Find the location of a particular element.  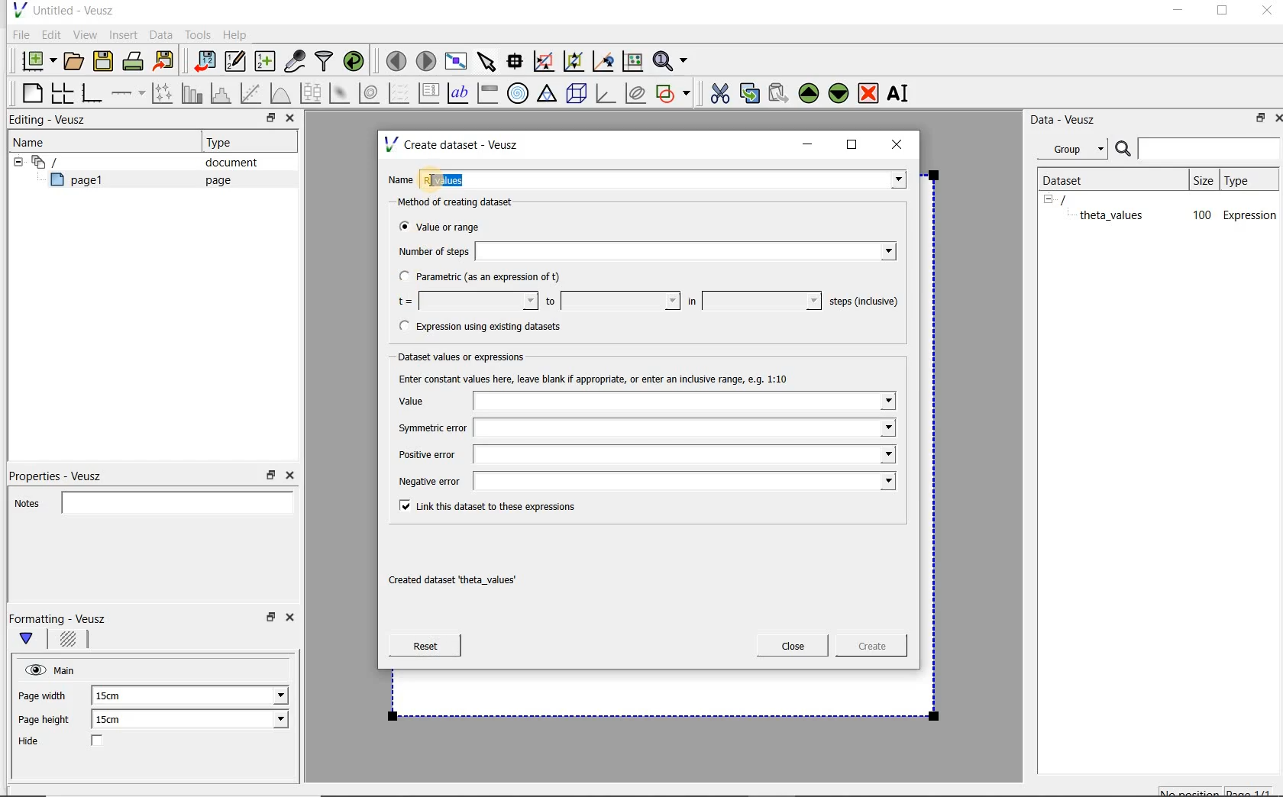

Main formatting is located at coordinates (33, 640).